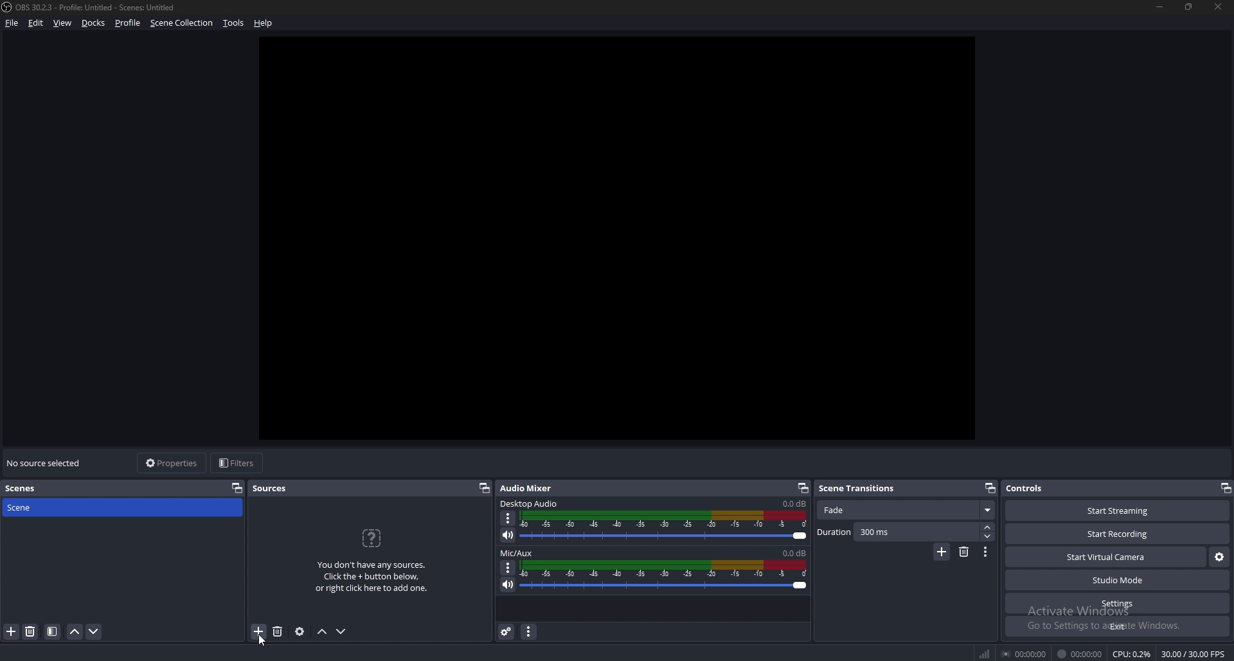 The width and height of the screenshot is (1234, 661). I want to click on Start virtual camera, so click(1105, 557).